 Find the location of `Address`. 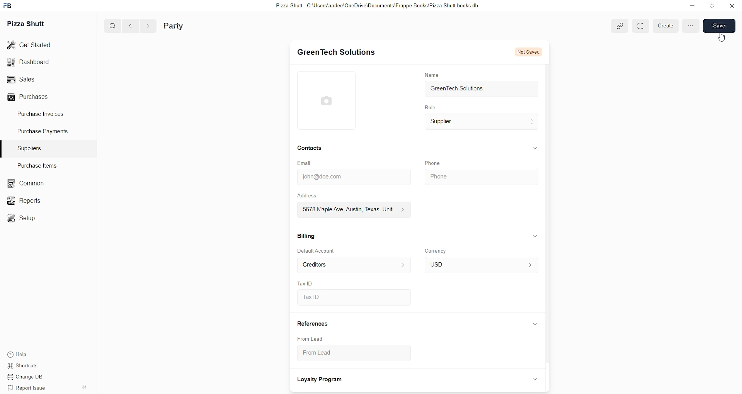

Address is located at coordinates (312, 195).